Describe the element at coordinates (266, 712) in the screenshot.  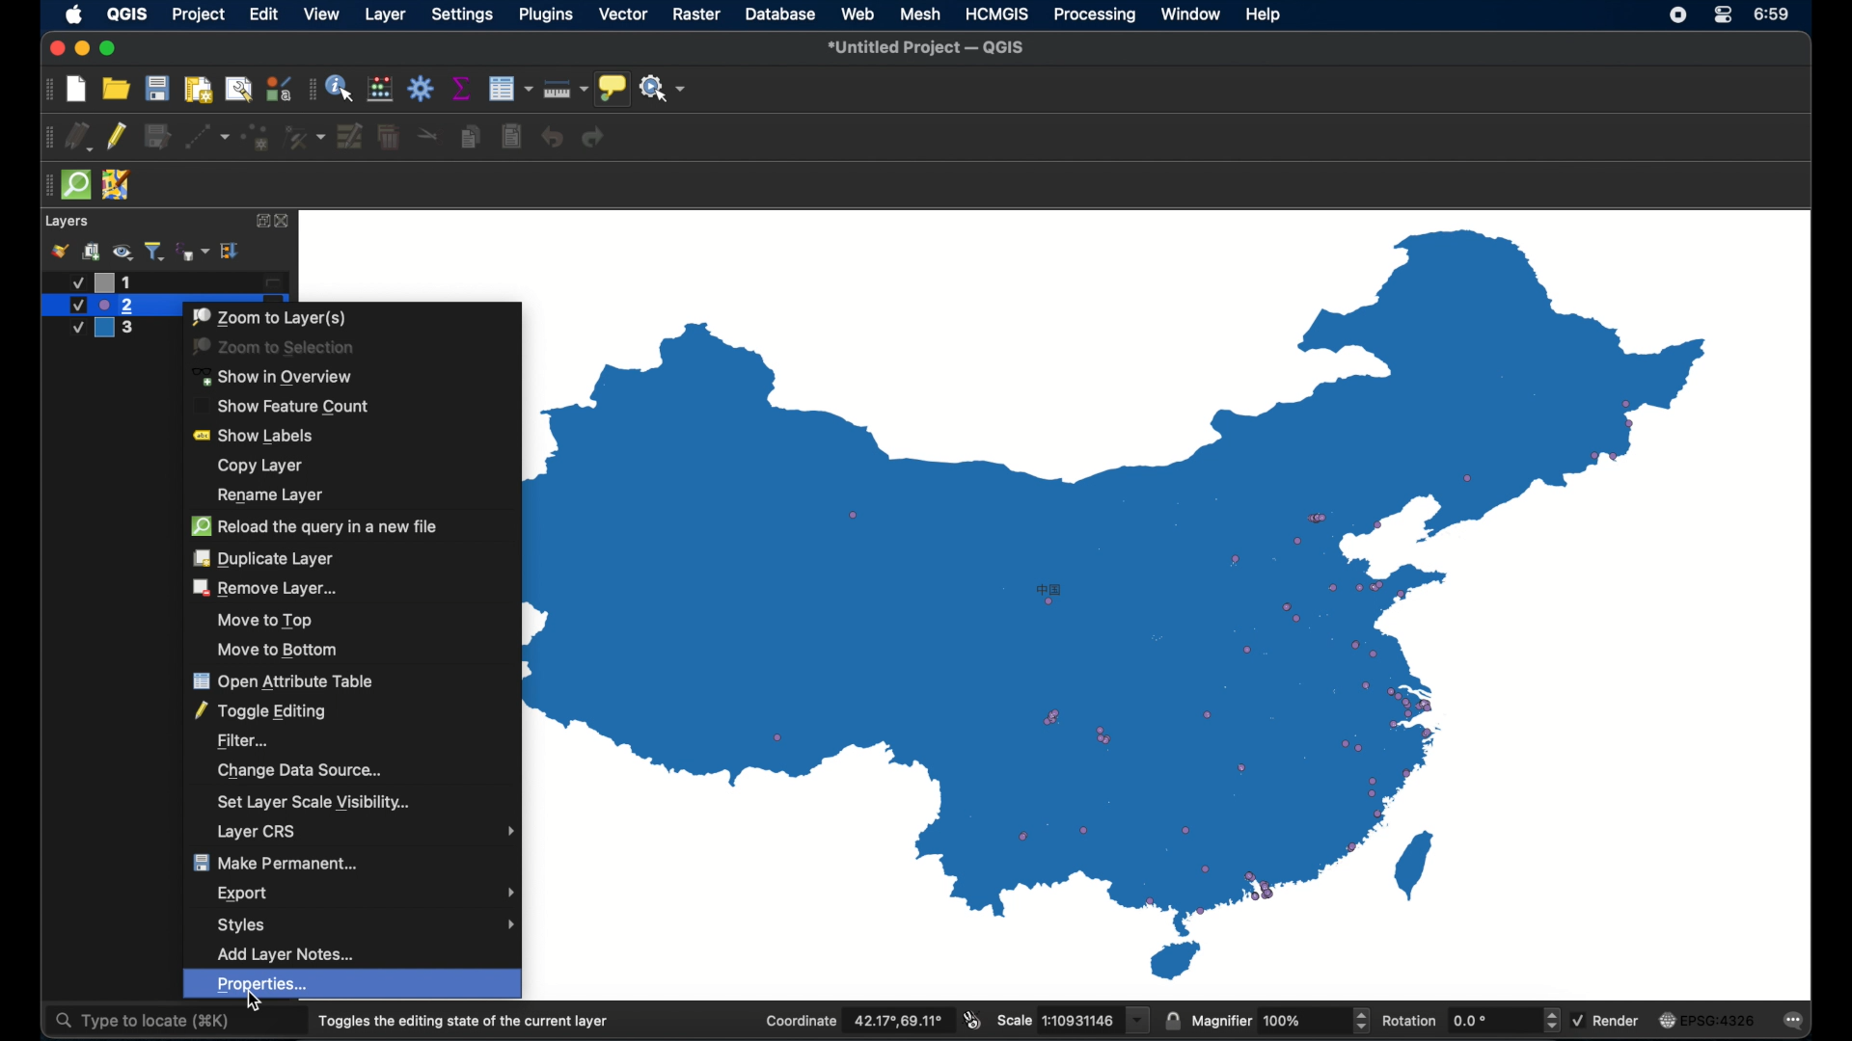
I see `toggle editing` at that location.